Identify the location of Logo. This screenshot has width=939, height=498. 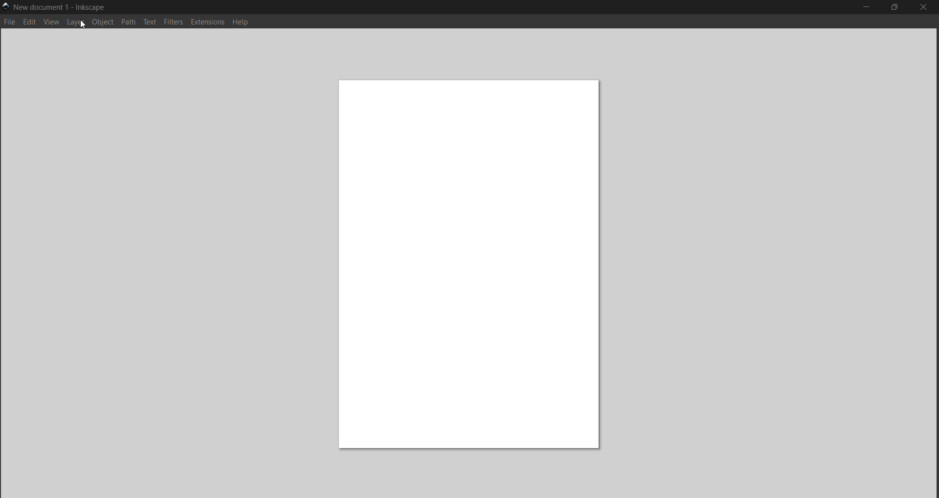
(6, 6).